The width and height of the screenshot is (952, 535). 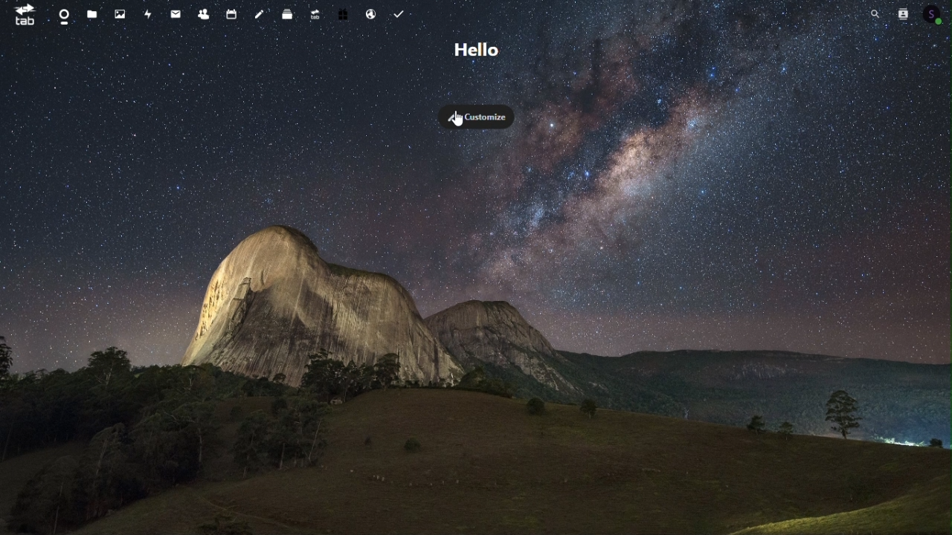 I want to click on Hello, so click(x=480, y=48).